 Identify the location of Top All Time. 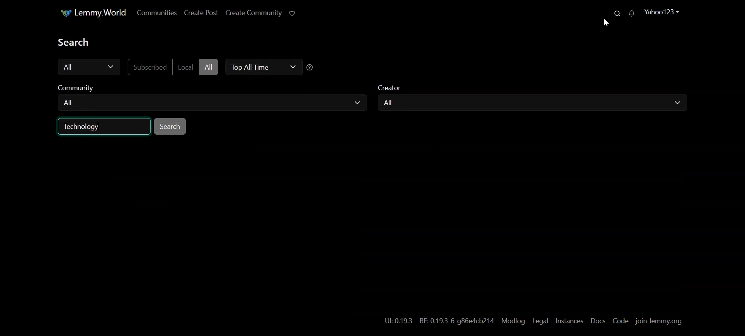
(263, 67).